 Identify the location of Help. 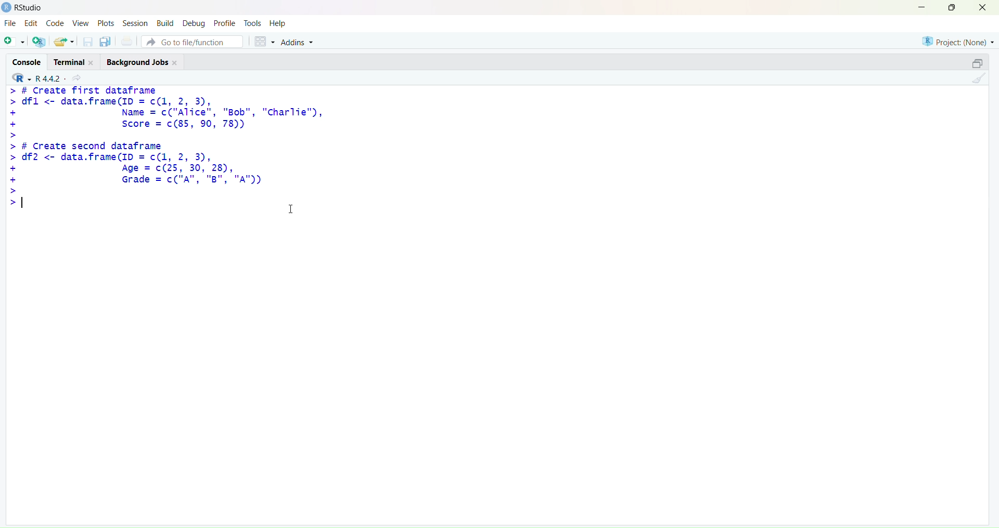
(277, 23).